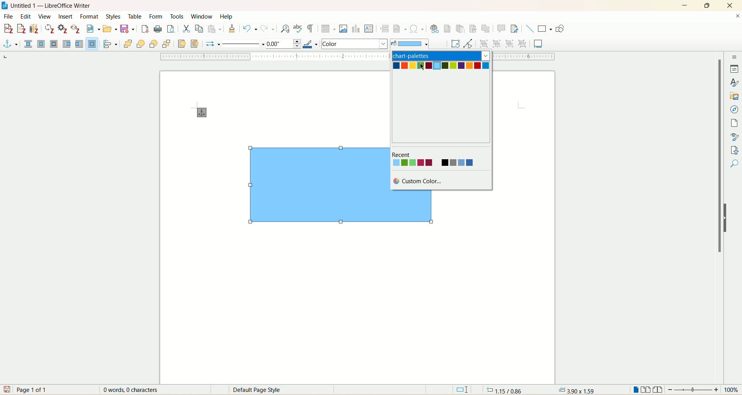  Describe the element at coordinates (80, 44) in the screenshot. I see `after` at that location.